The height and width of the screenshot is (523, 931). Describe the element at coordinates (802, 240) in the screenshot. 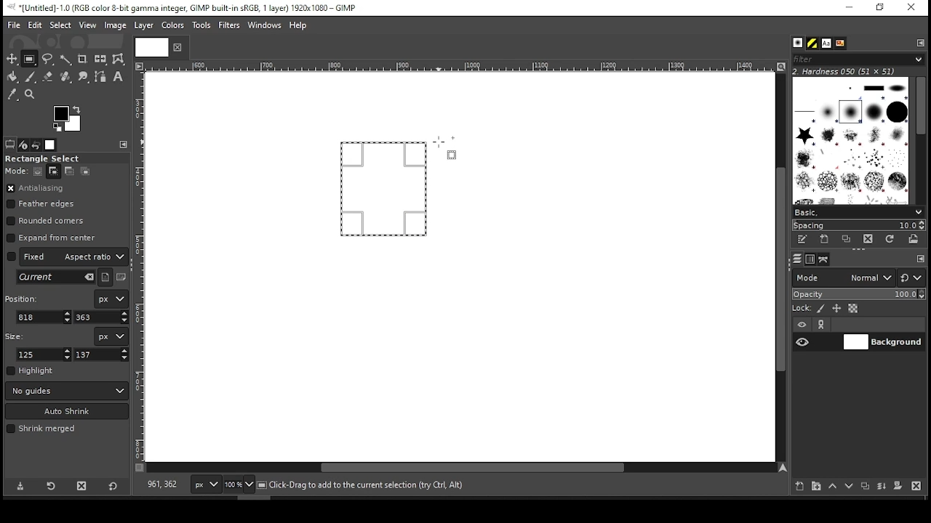

I see `edit this brush` at that location.